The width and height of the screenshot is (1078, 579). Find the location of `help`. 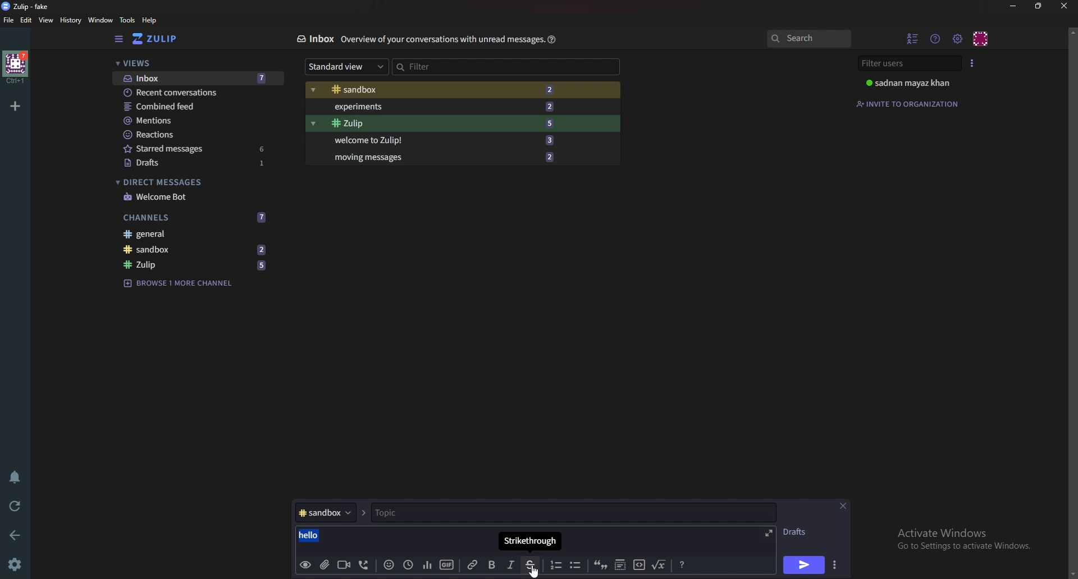

help is located at coordinates (551, 39).